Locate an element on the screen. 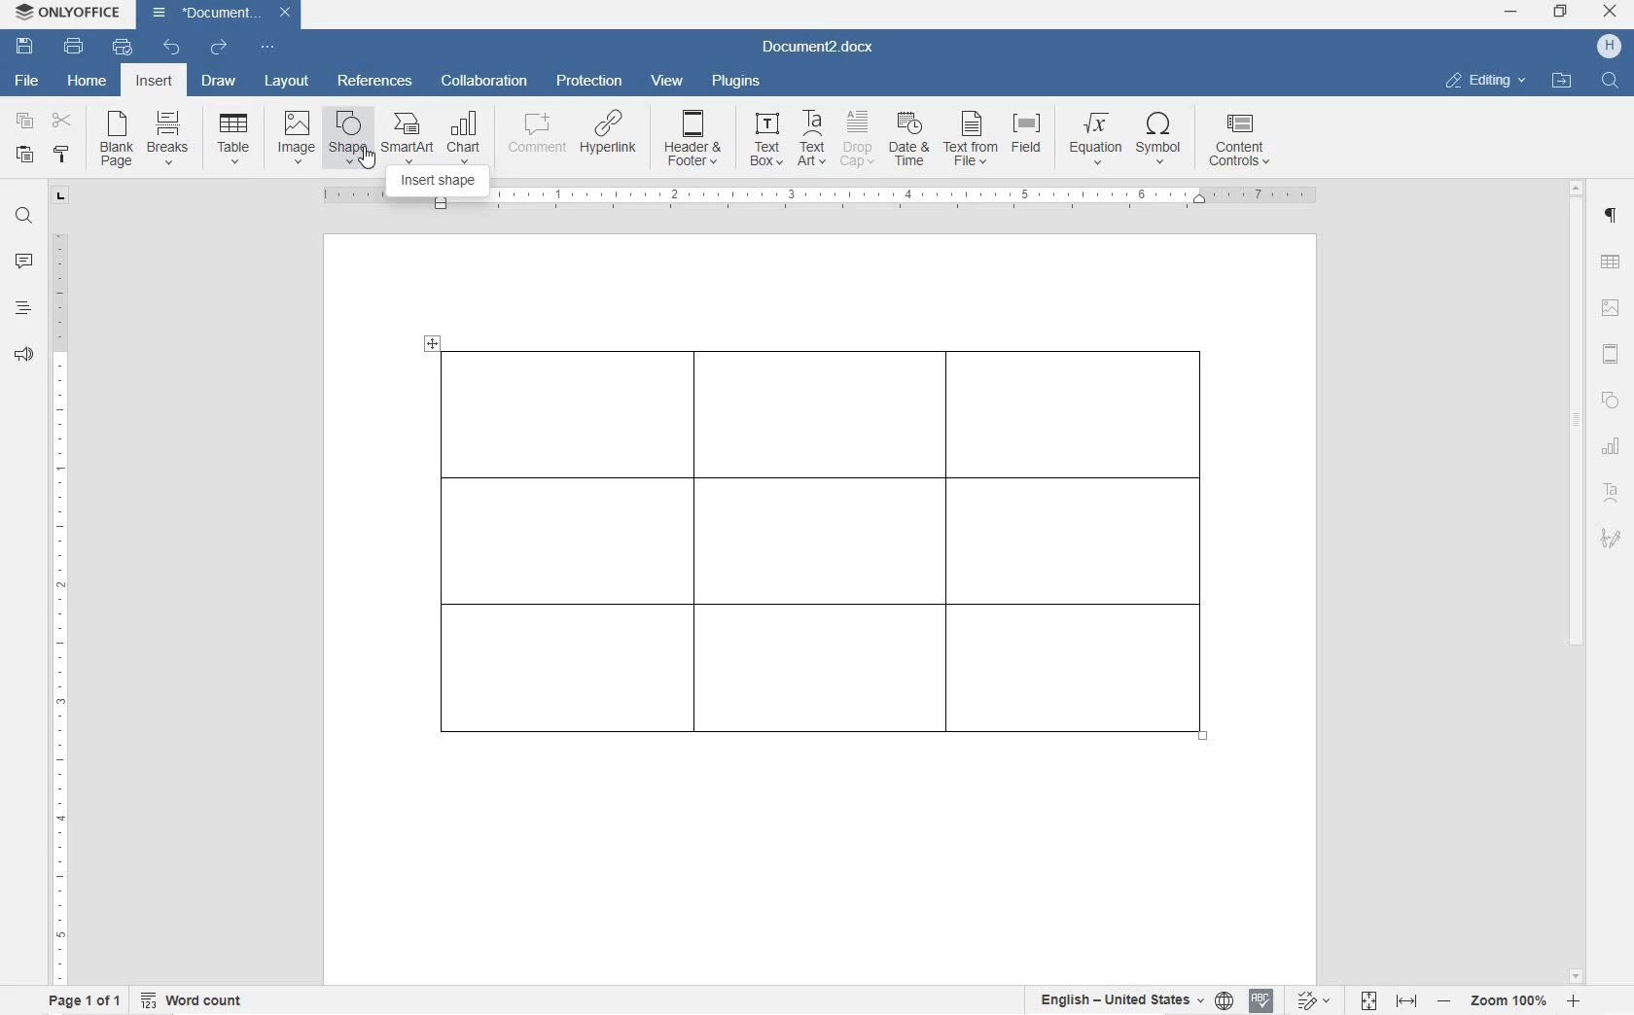  references is located at coordinates (374, 81).